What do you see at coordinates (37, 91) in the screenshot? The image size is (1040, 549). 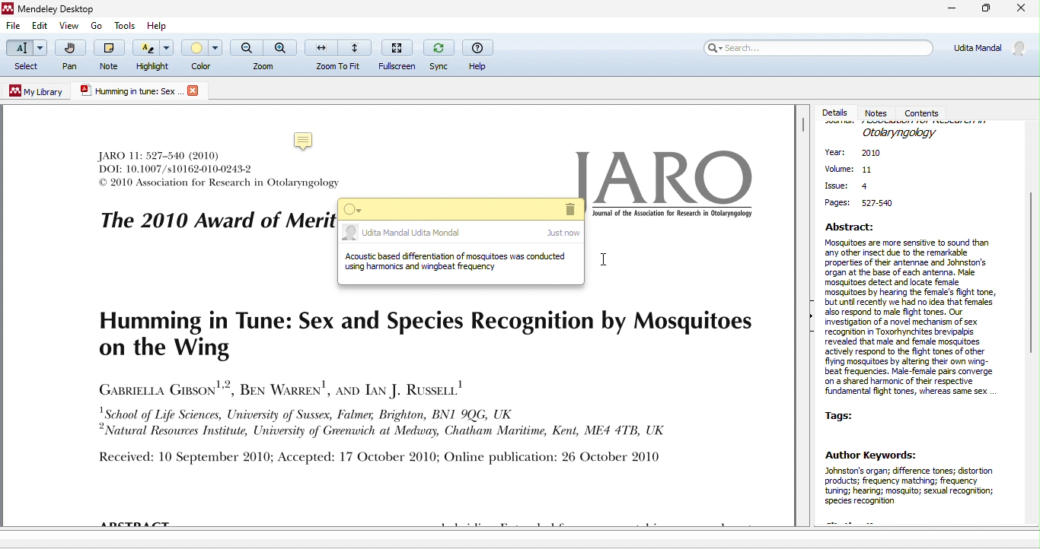 I see `my library` at bounding box center [37, 91].